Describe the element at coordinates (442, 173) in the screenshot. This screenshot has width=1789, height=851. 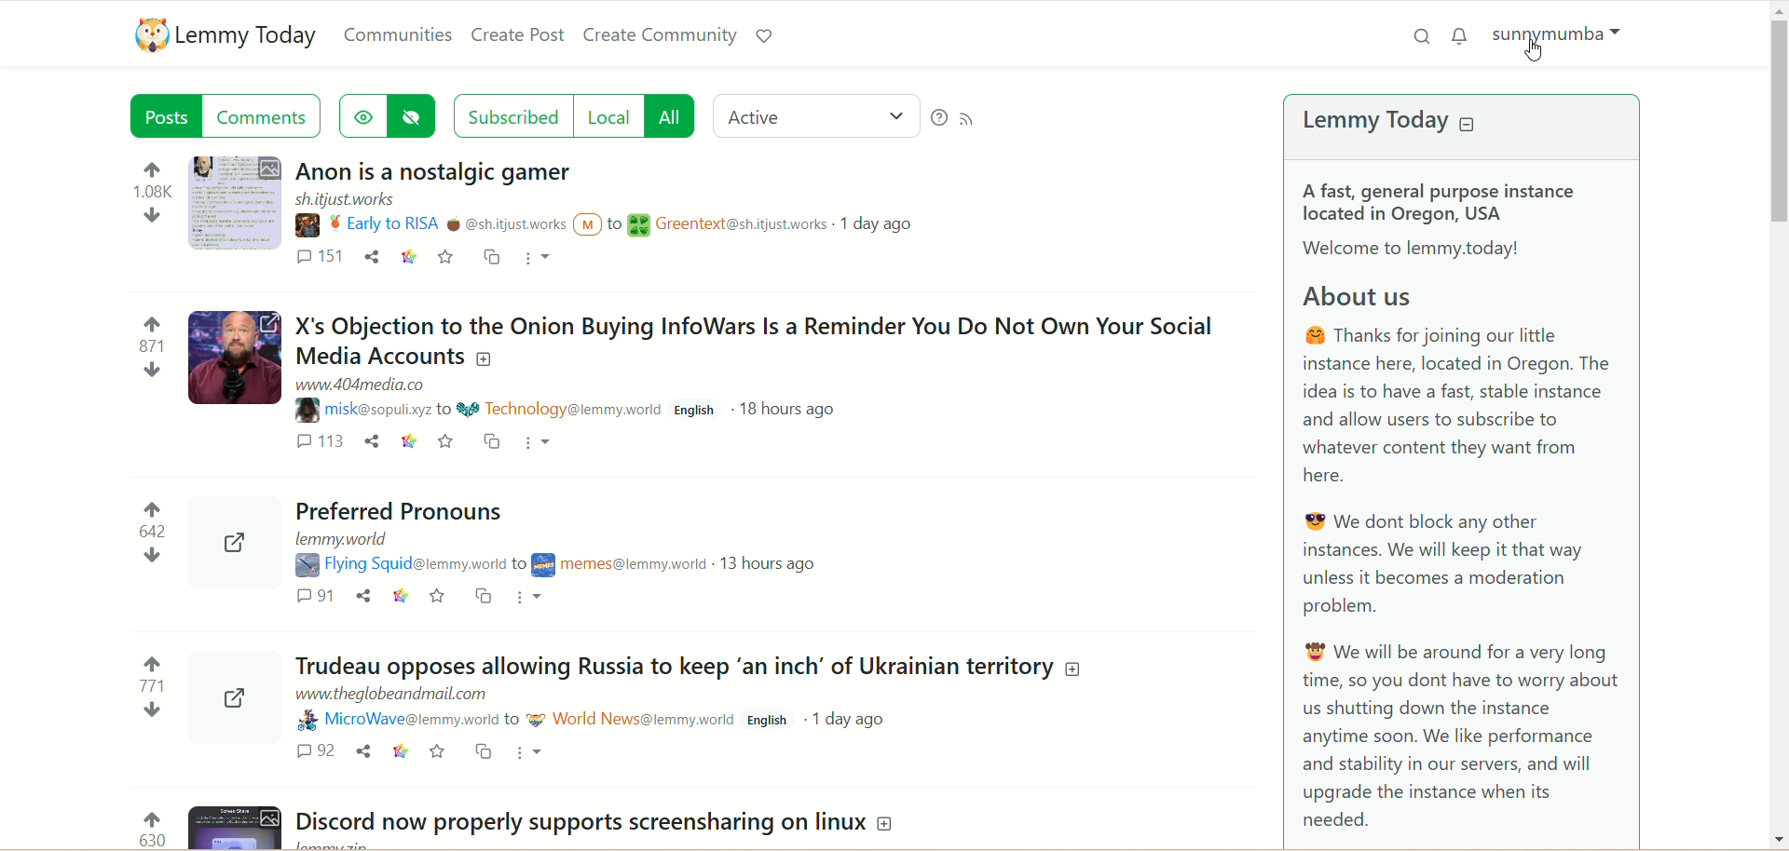
I see `Post on "Anon is a nostalgic gamer"` at that location.